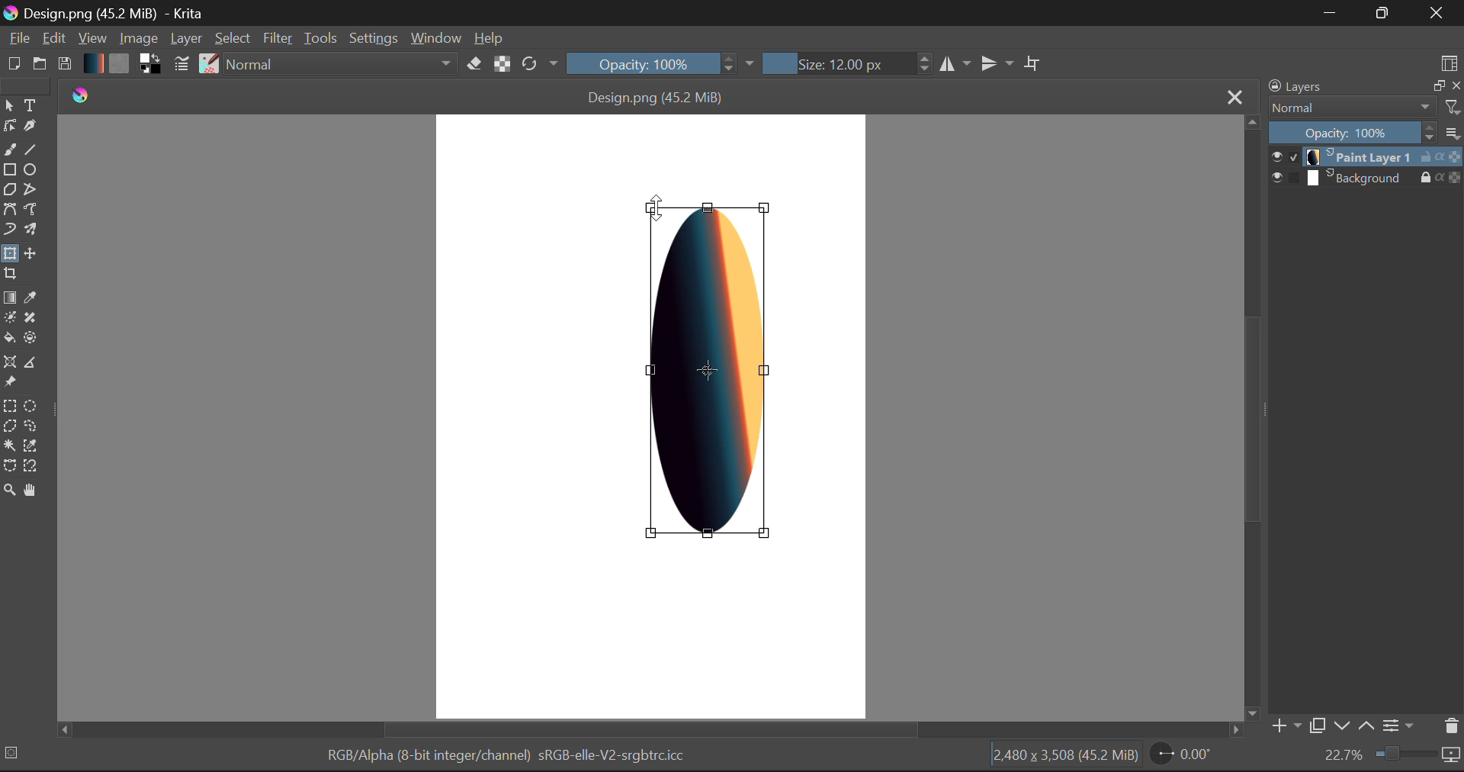 The width and height of the screenshot is (1464, 772). What do you see at coordinates (502, 63) in the screenshot?
I see `Lock Alpha` at bounding box center [502, 63].